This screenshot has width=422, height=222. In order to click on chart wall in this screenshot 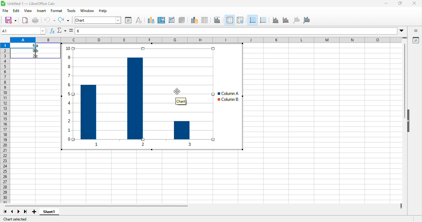, I will do `click(172, 20)`.